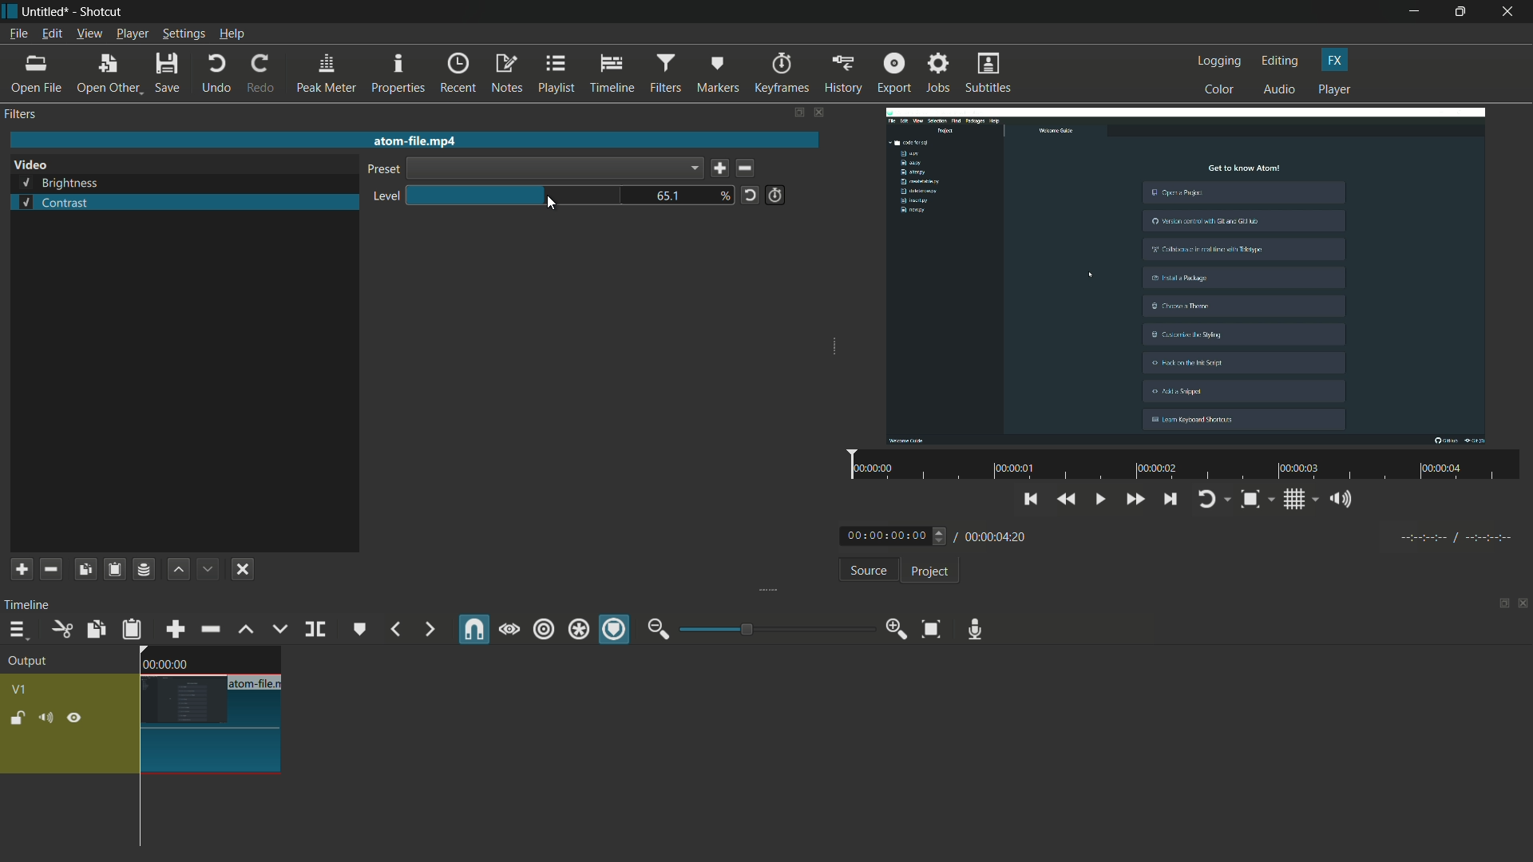 The width and height of the screenshot is (1533, 862). Describe the element at coordinates (1499, 605) in the screenshot. I see `show tabs` at that location.